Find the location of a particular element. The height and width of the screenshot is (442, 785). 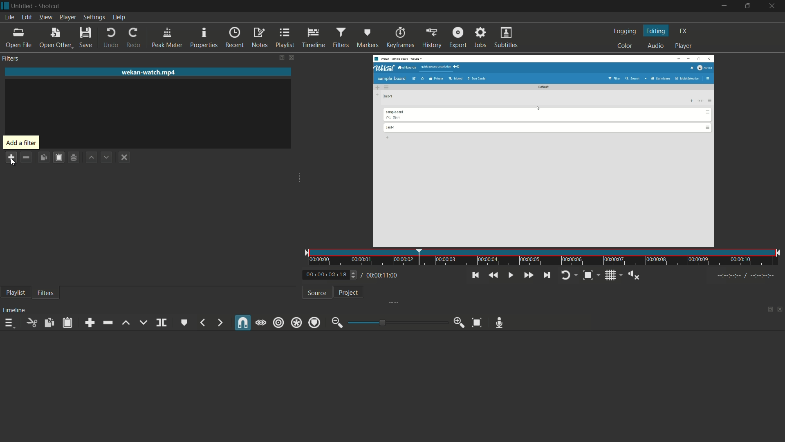

show volume control is located at coordinates (635, 276).